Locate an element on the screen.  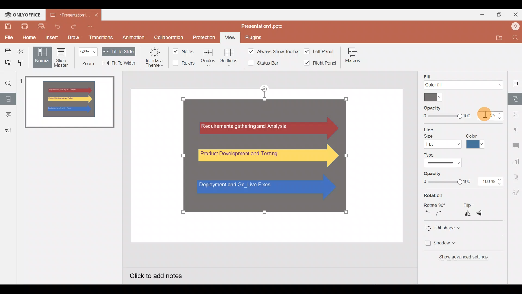
Maximize is located at coordinates (499, 15).